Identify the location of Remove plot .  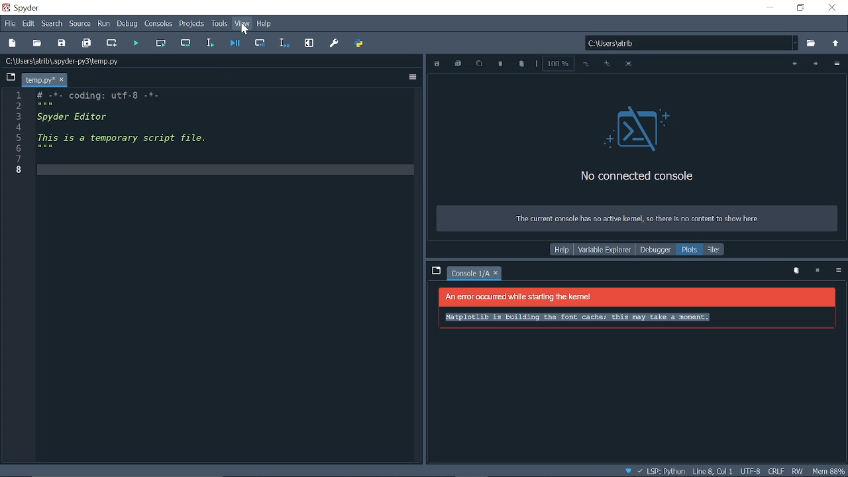
(500, 64).